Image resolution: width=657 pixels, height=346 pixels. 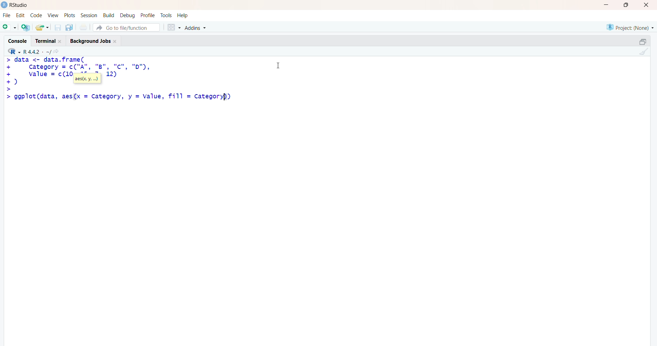 I want to click on help, so click(x=184, y=15).